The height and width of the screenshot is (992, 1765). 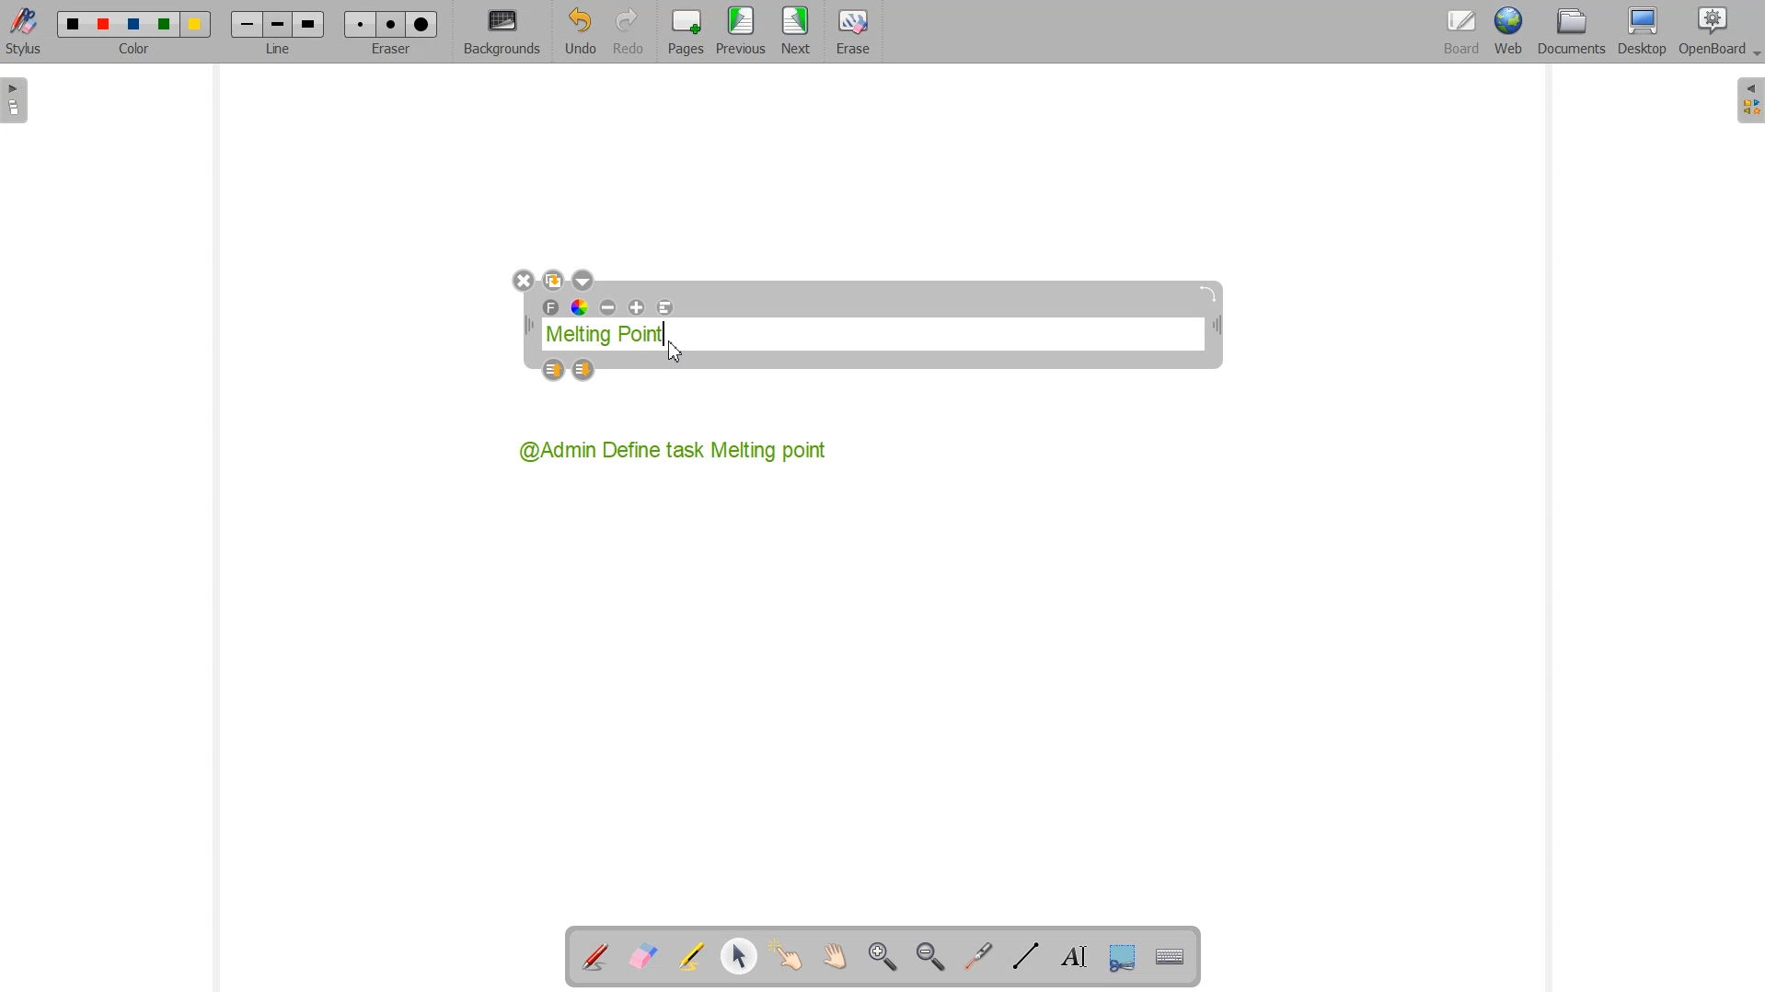 I want to click on Erase Annotation, so click(x=642, y=957).